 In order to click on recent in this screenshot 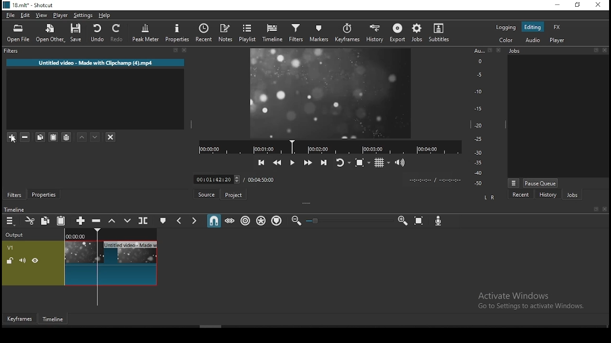, I will do `click(521, 194)`.